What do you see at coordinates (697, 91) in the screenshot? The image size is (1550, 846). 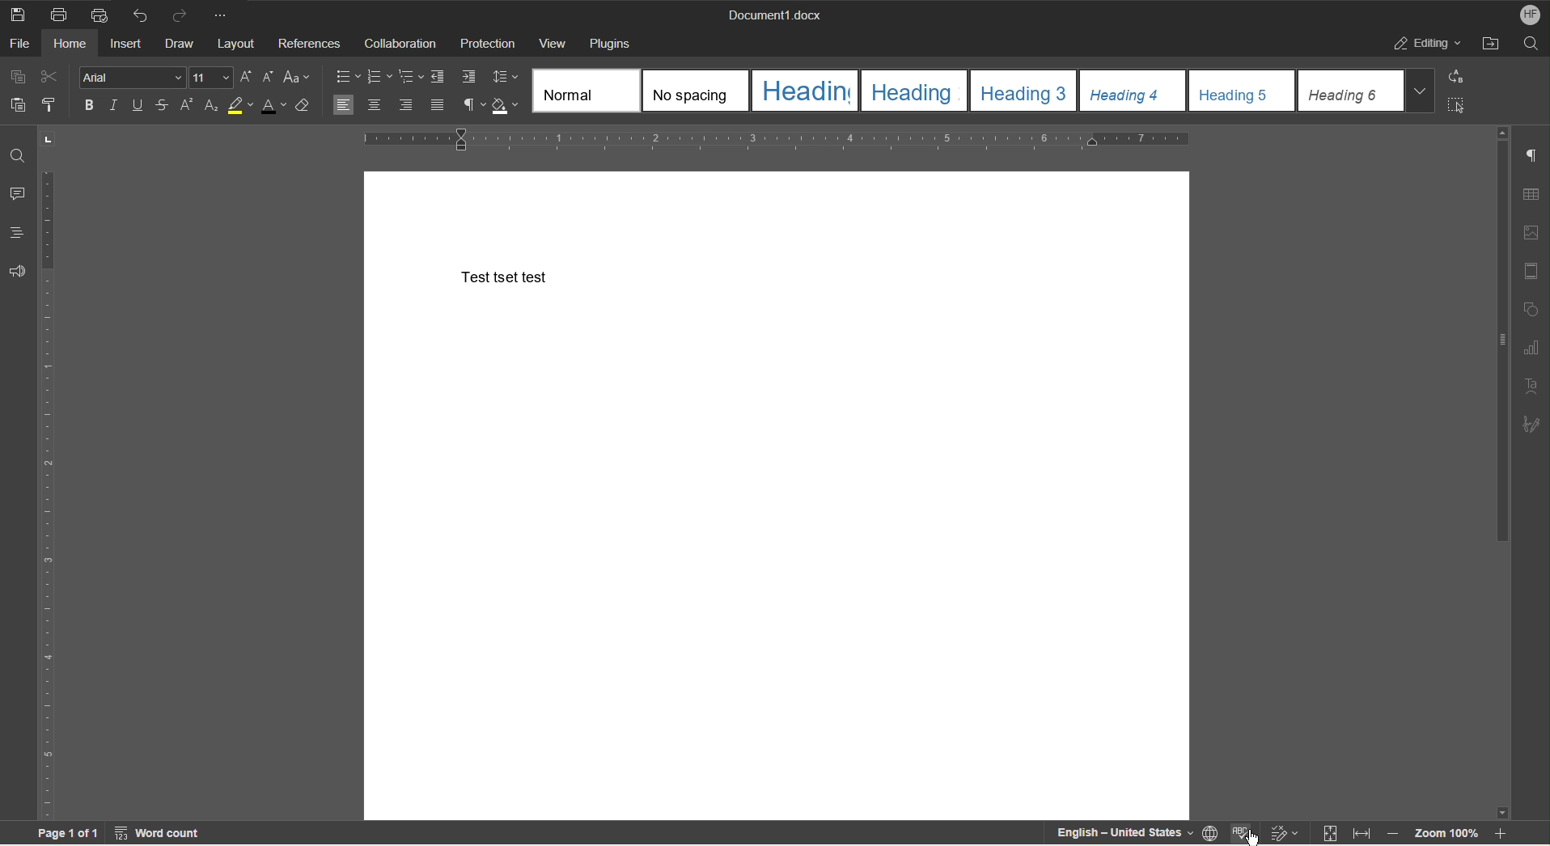 I see `No Spacing` at bounding box center [697, 91].